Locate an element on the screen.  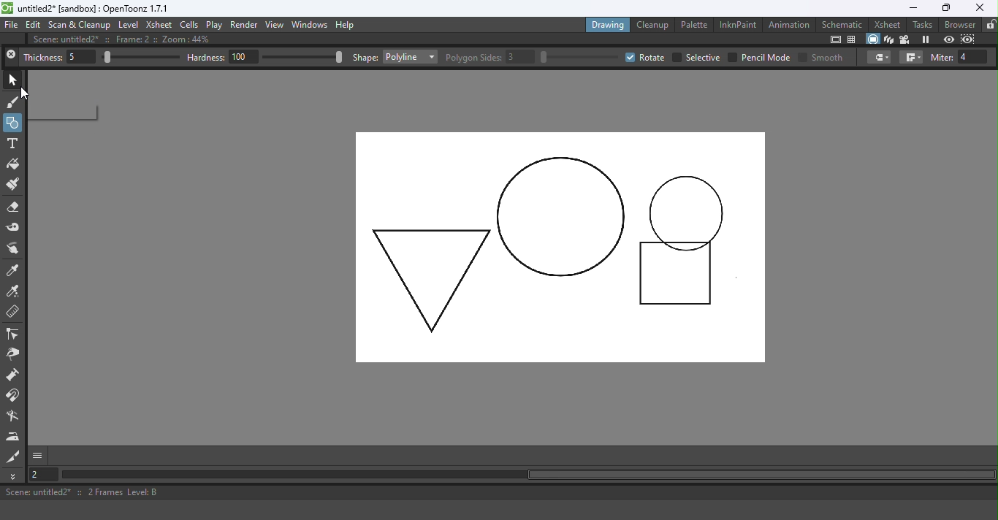
Edit is located at coordinates (34, 26).